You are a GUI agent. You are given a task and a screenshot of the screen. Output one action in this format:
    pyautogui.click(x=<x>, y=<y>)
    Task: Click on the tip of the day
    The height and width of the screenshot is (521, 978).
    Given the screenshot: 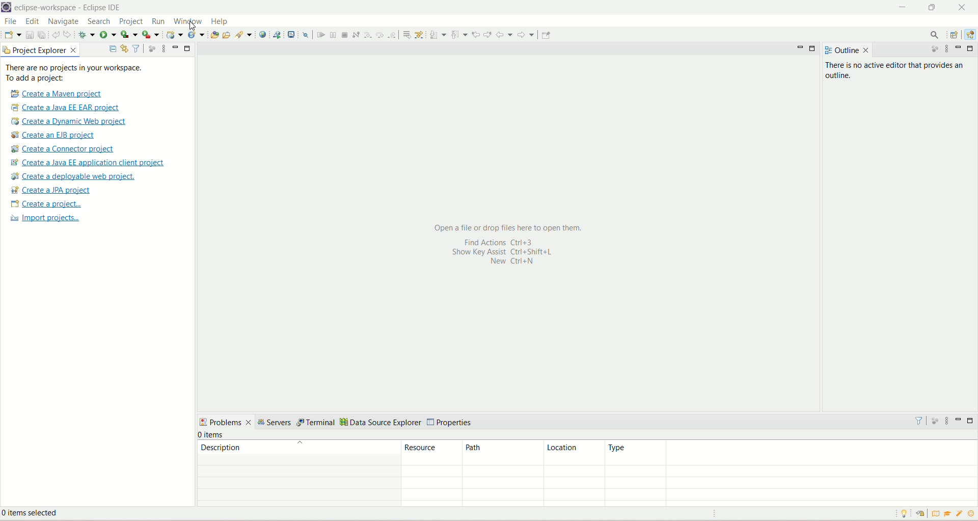 What is the action you would take?
    pyautogui.click(x=906, y=513)
    